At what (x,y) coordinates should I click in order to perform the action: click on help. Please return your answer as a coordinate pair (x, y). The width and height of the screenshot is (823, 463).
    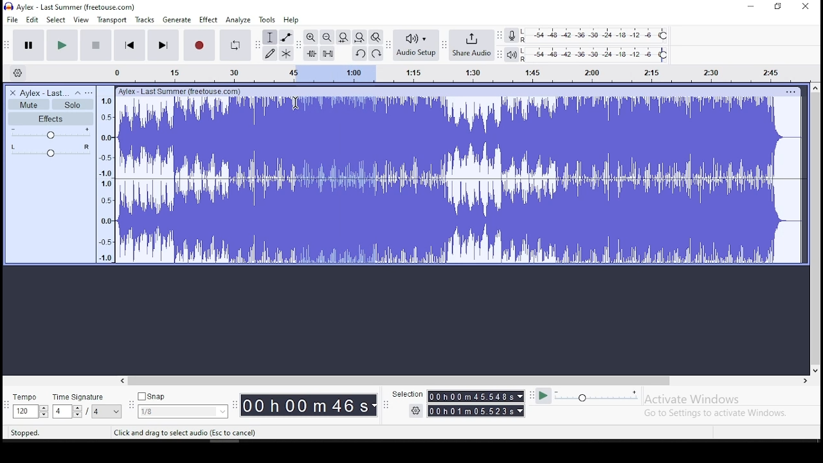
    Looking at the image, I should click on (291, 20).